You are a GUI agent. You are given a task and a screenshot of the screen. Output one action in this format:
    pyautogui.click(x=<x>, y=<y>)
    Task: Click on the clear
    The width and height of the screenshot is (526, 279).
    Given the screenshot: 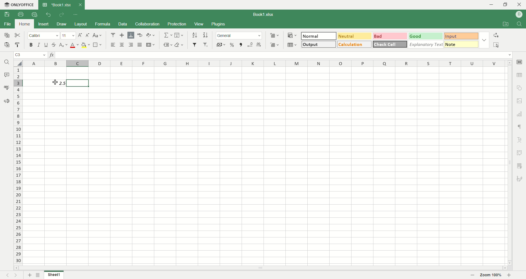 What is the action you would take?
    pyautogui.click(x=180, y=45)
    